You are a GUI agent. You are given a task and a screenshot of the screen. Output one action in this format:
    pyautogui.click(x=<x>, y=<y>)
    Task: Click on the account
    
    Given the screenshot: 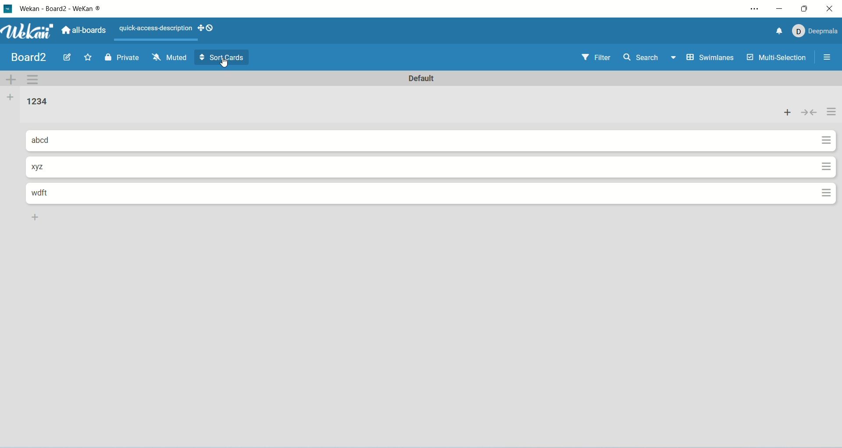 What is the action you would take?
    pyautogui.click(x=817, y=32)
    